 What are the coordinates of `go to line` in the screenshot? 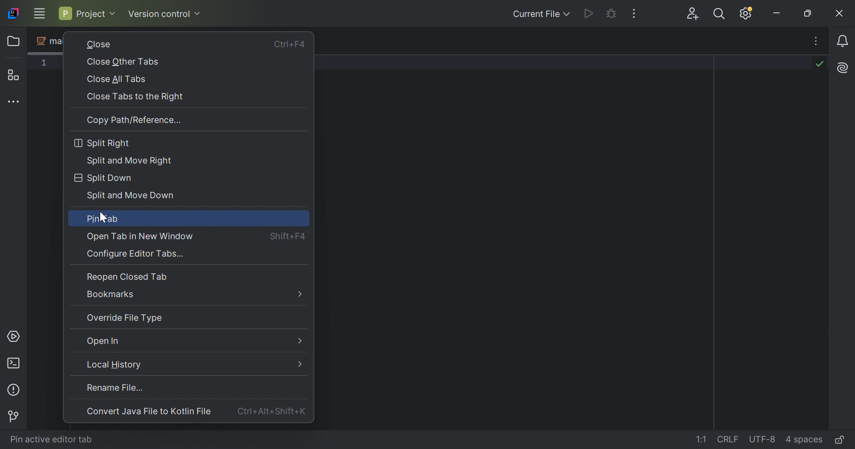 It's located at (702, 439).